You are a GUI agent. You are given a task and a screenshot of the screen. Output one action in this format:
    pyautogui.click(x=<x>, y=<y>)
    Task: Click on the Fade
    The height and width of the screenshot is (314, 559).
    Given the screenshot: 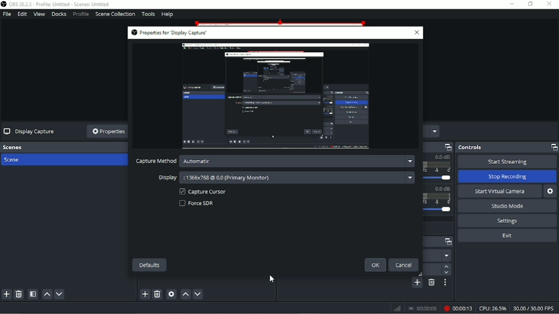 What is the action you would take?
    pyautogui.click(x=438, y=255)
    